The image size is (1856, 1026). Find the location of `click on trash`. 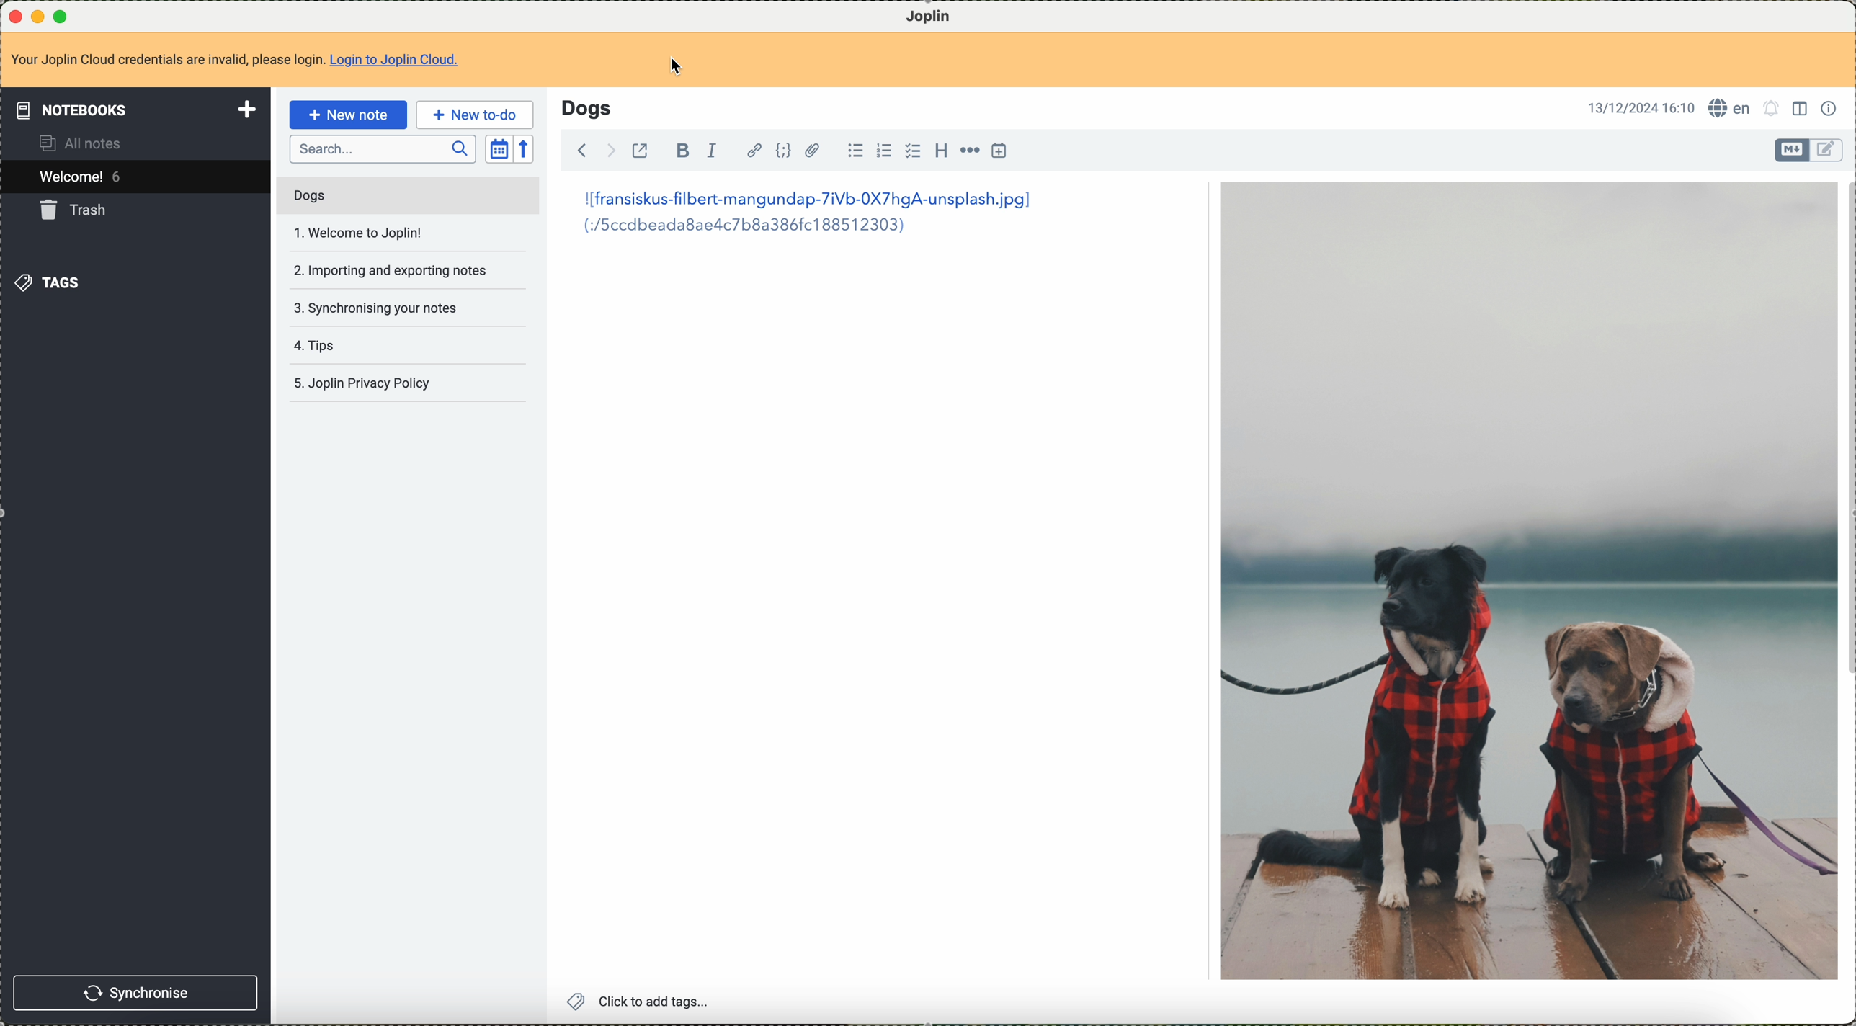

click on trash is located at coordinates (112, 215).